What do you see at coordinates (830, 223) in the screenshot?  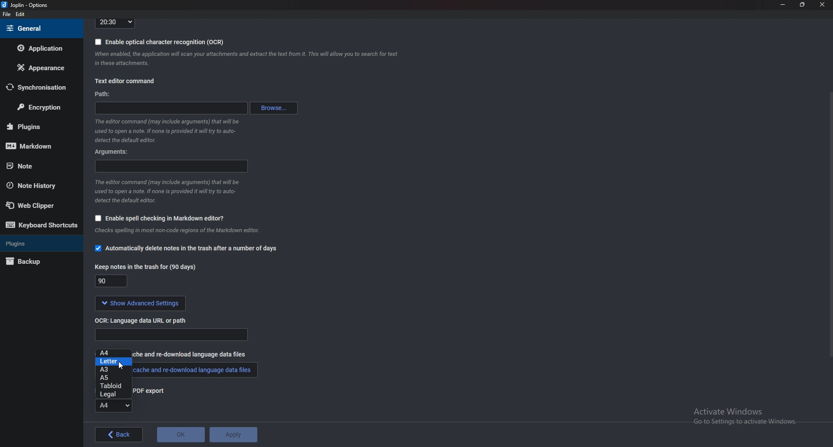 I see `Scroll bar` at bounding box center [830, 223].